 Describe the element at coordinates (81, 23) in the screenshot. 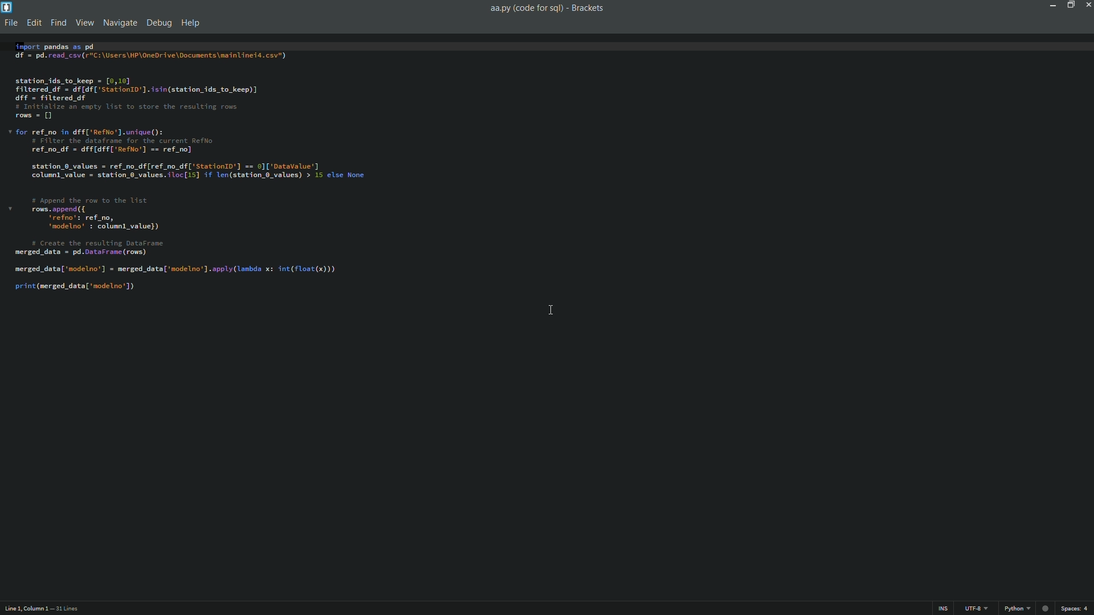

I see `view menu` at that location.